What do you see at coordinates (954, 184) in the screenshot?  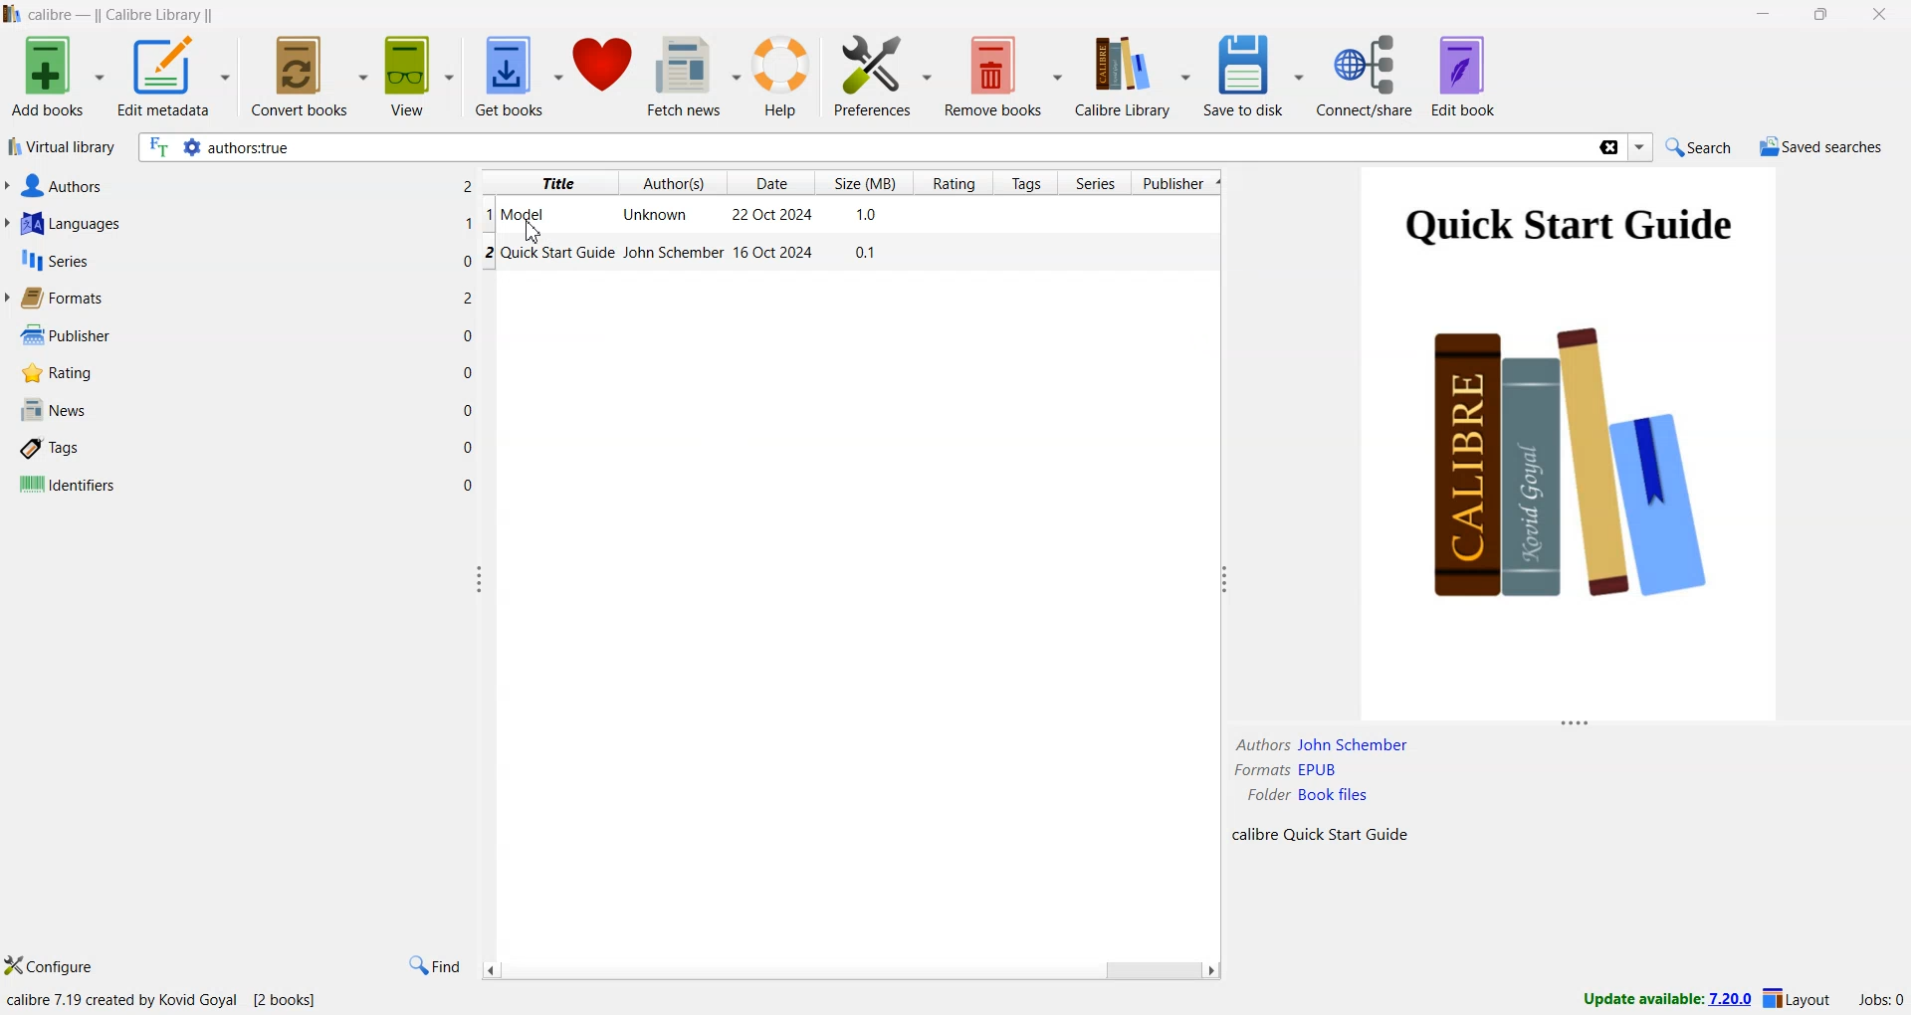 I see `rating` at bounding box center [954, 184].